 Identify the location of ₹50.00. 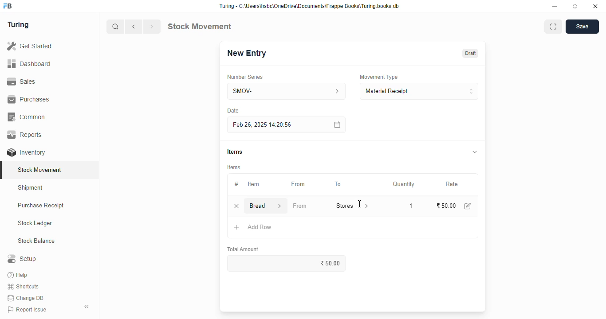
(288, 263).